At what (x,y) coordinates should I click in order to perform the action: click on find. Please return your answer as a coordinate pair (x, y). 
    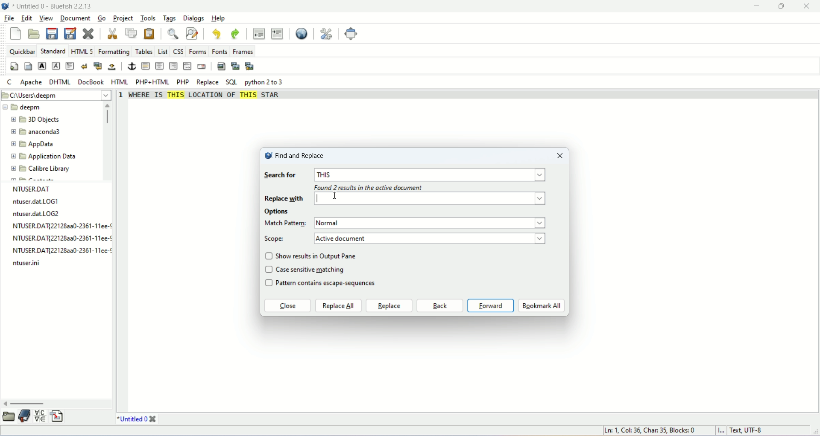
    Looking at the image, I should click on (172, 34).